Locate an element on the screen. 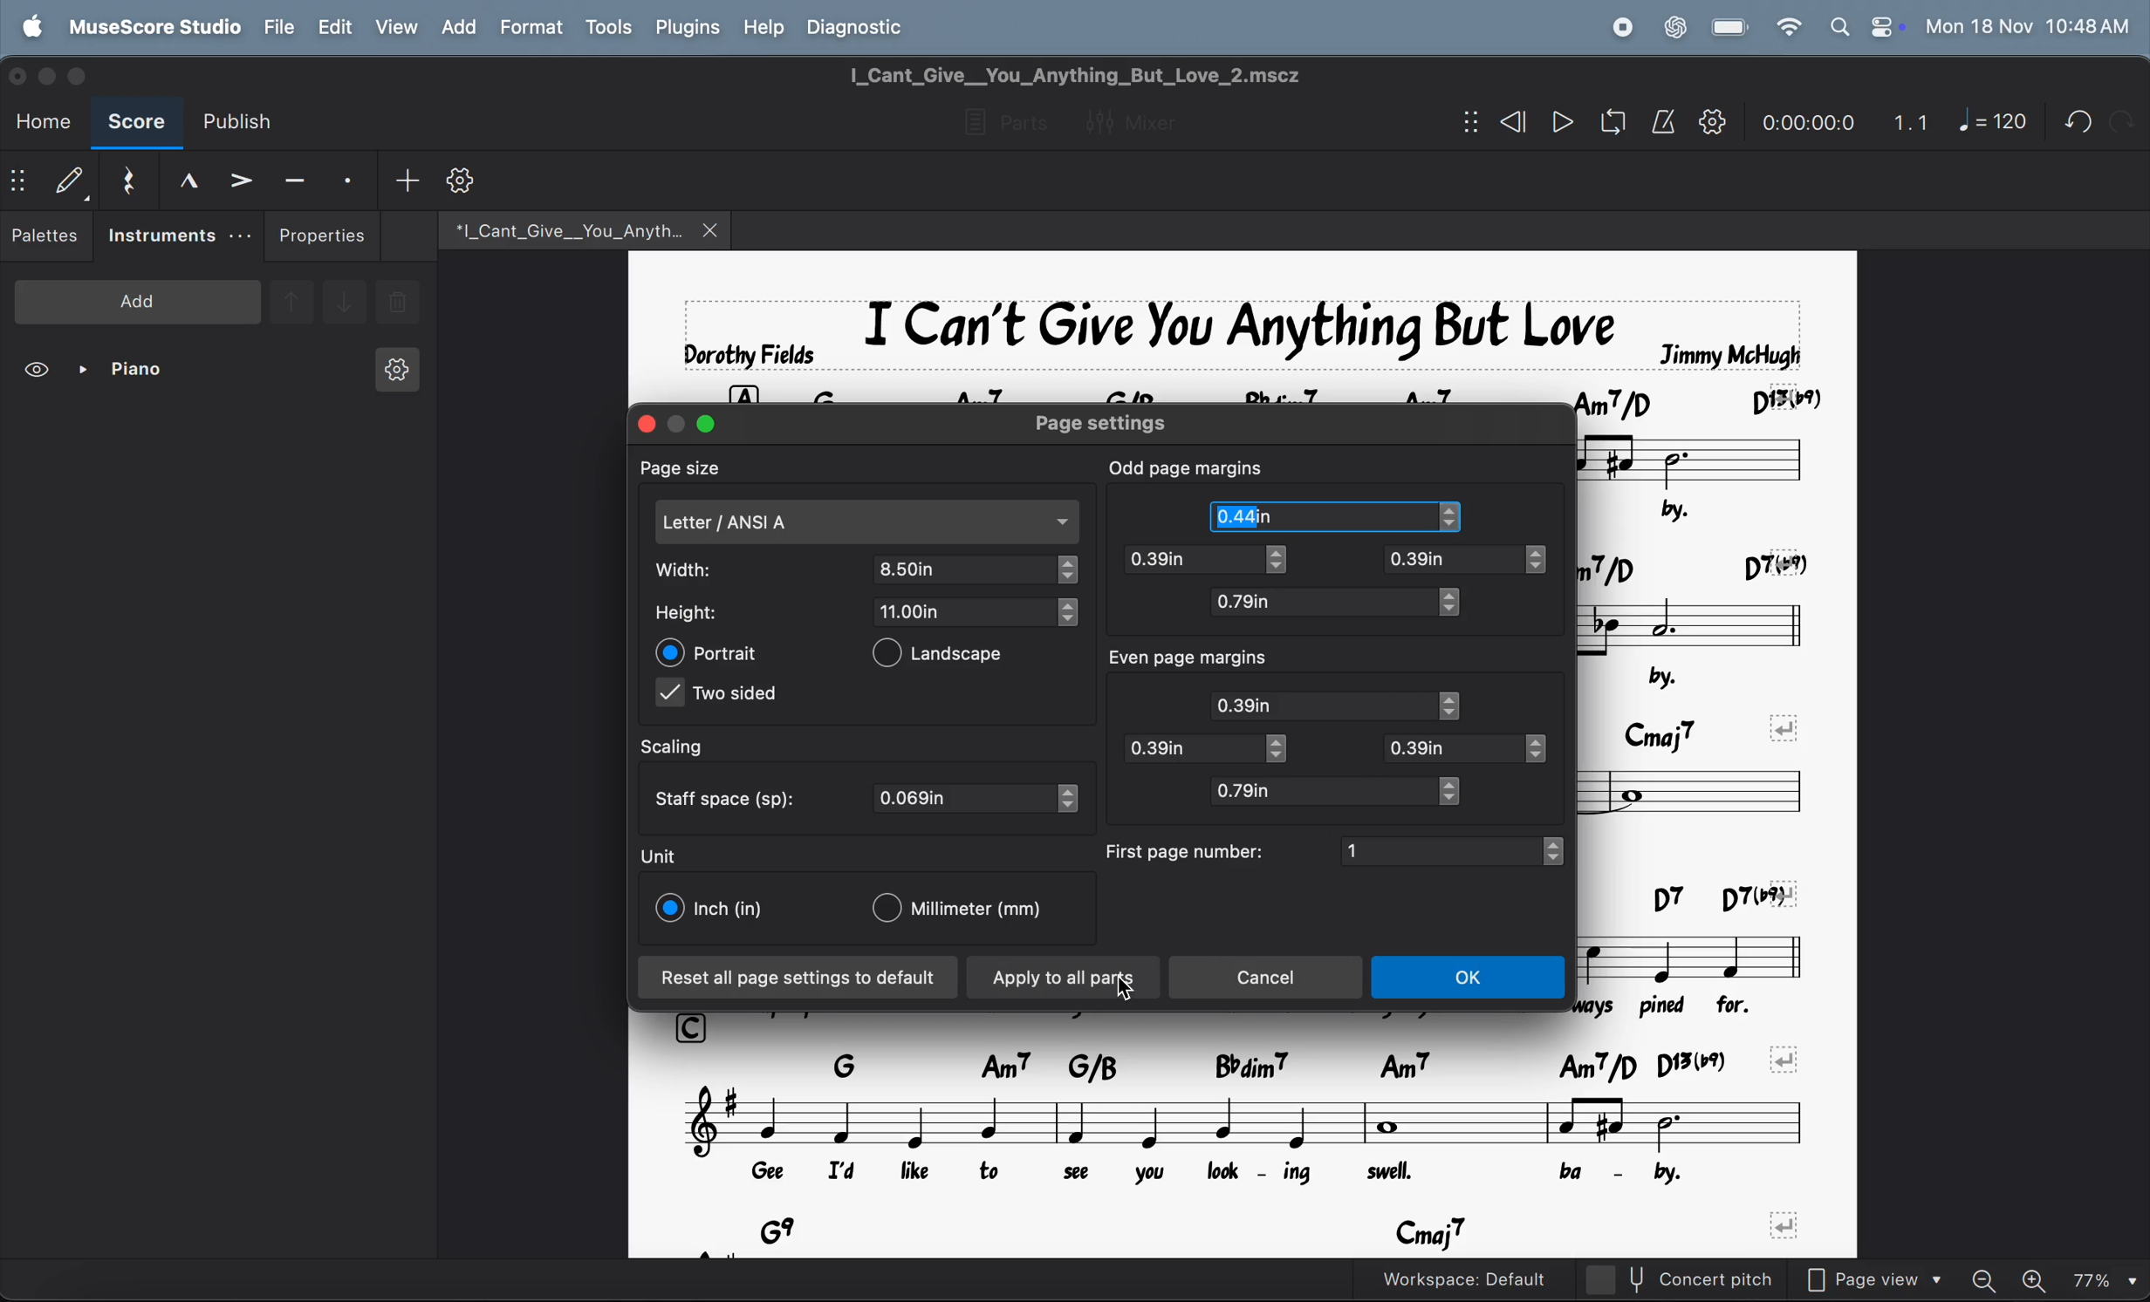 Image resolution: width=2150 pixels, height=1302 pixels. notes is located at coordinates (1706, 790).